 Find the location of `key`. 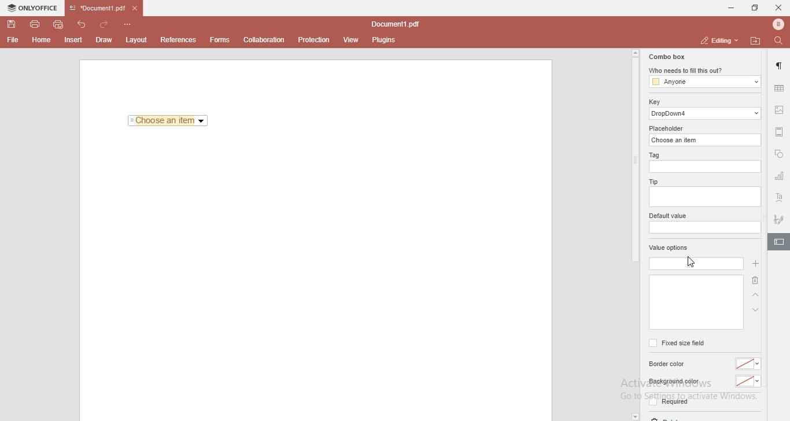

key is located at coordinates (654, 102).